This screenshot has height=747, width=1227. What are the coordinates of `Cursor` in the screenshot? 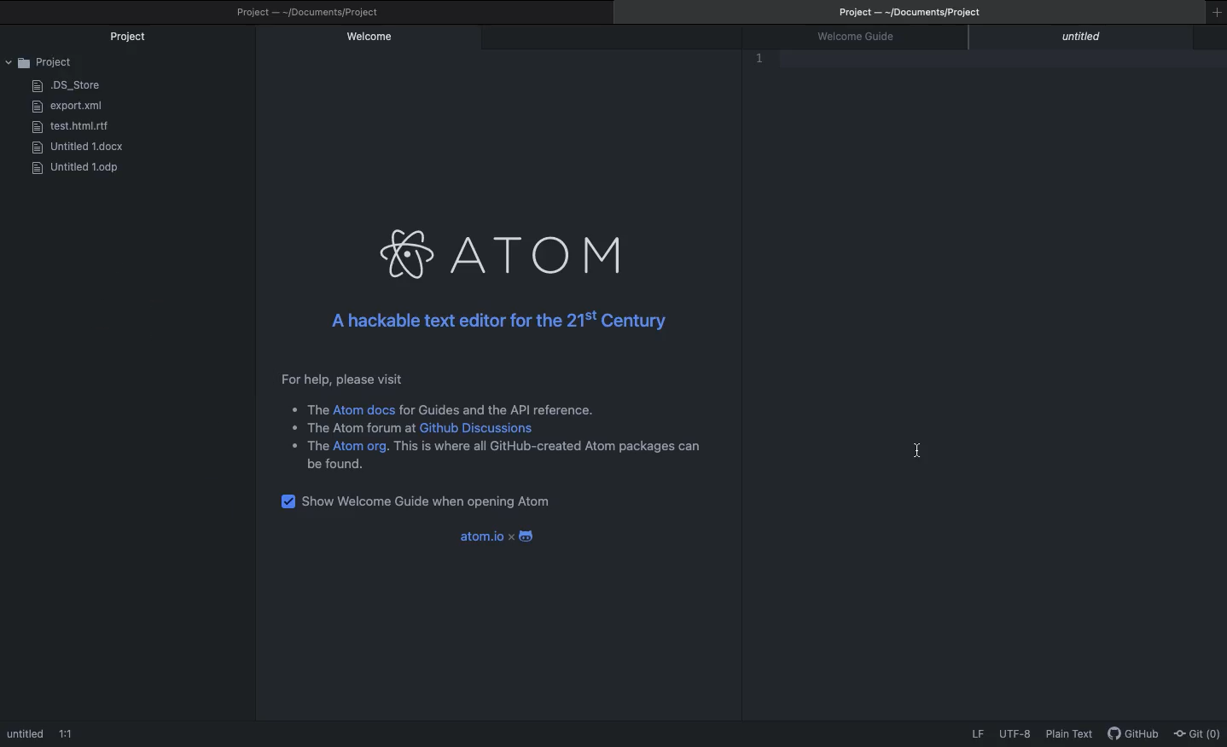 It's located at (916, 451).